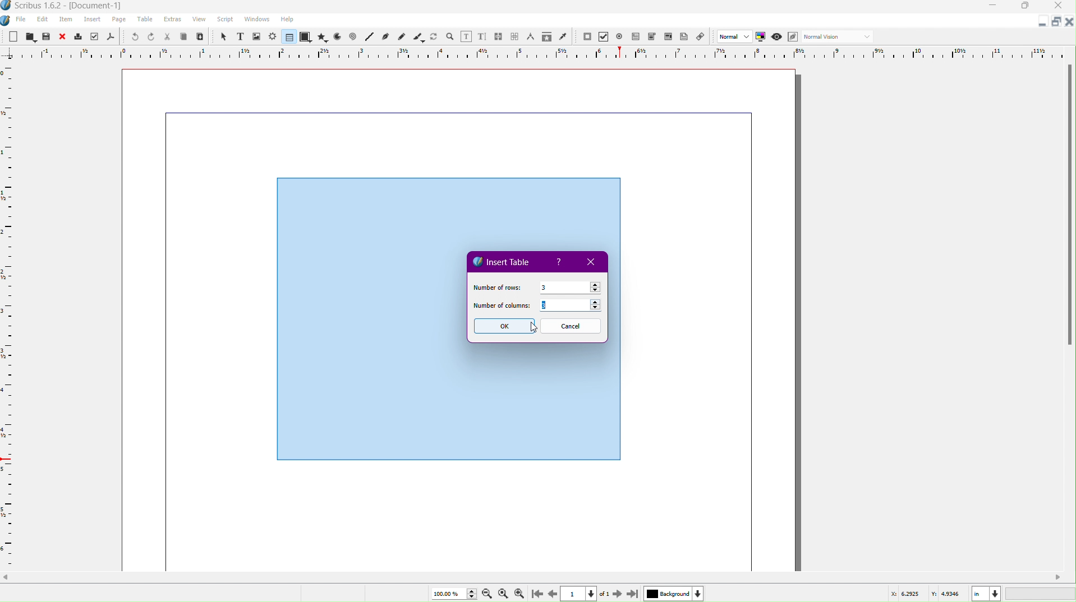 This screenshot has width=1076, height=602. I want to click on Rows, so click(570, 286).